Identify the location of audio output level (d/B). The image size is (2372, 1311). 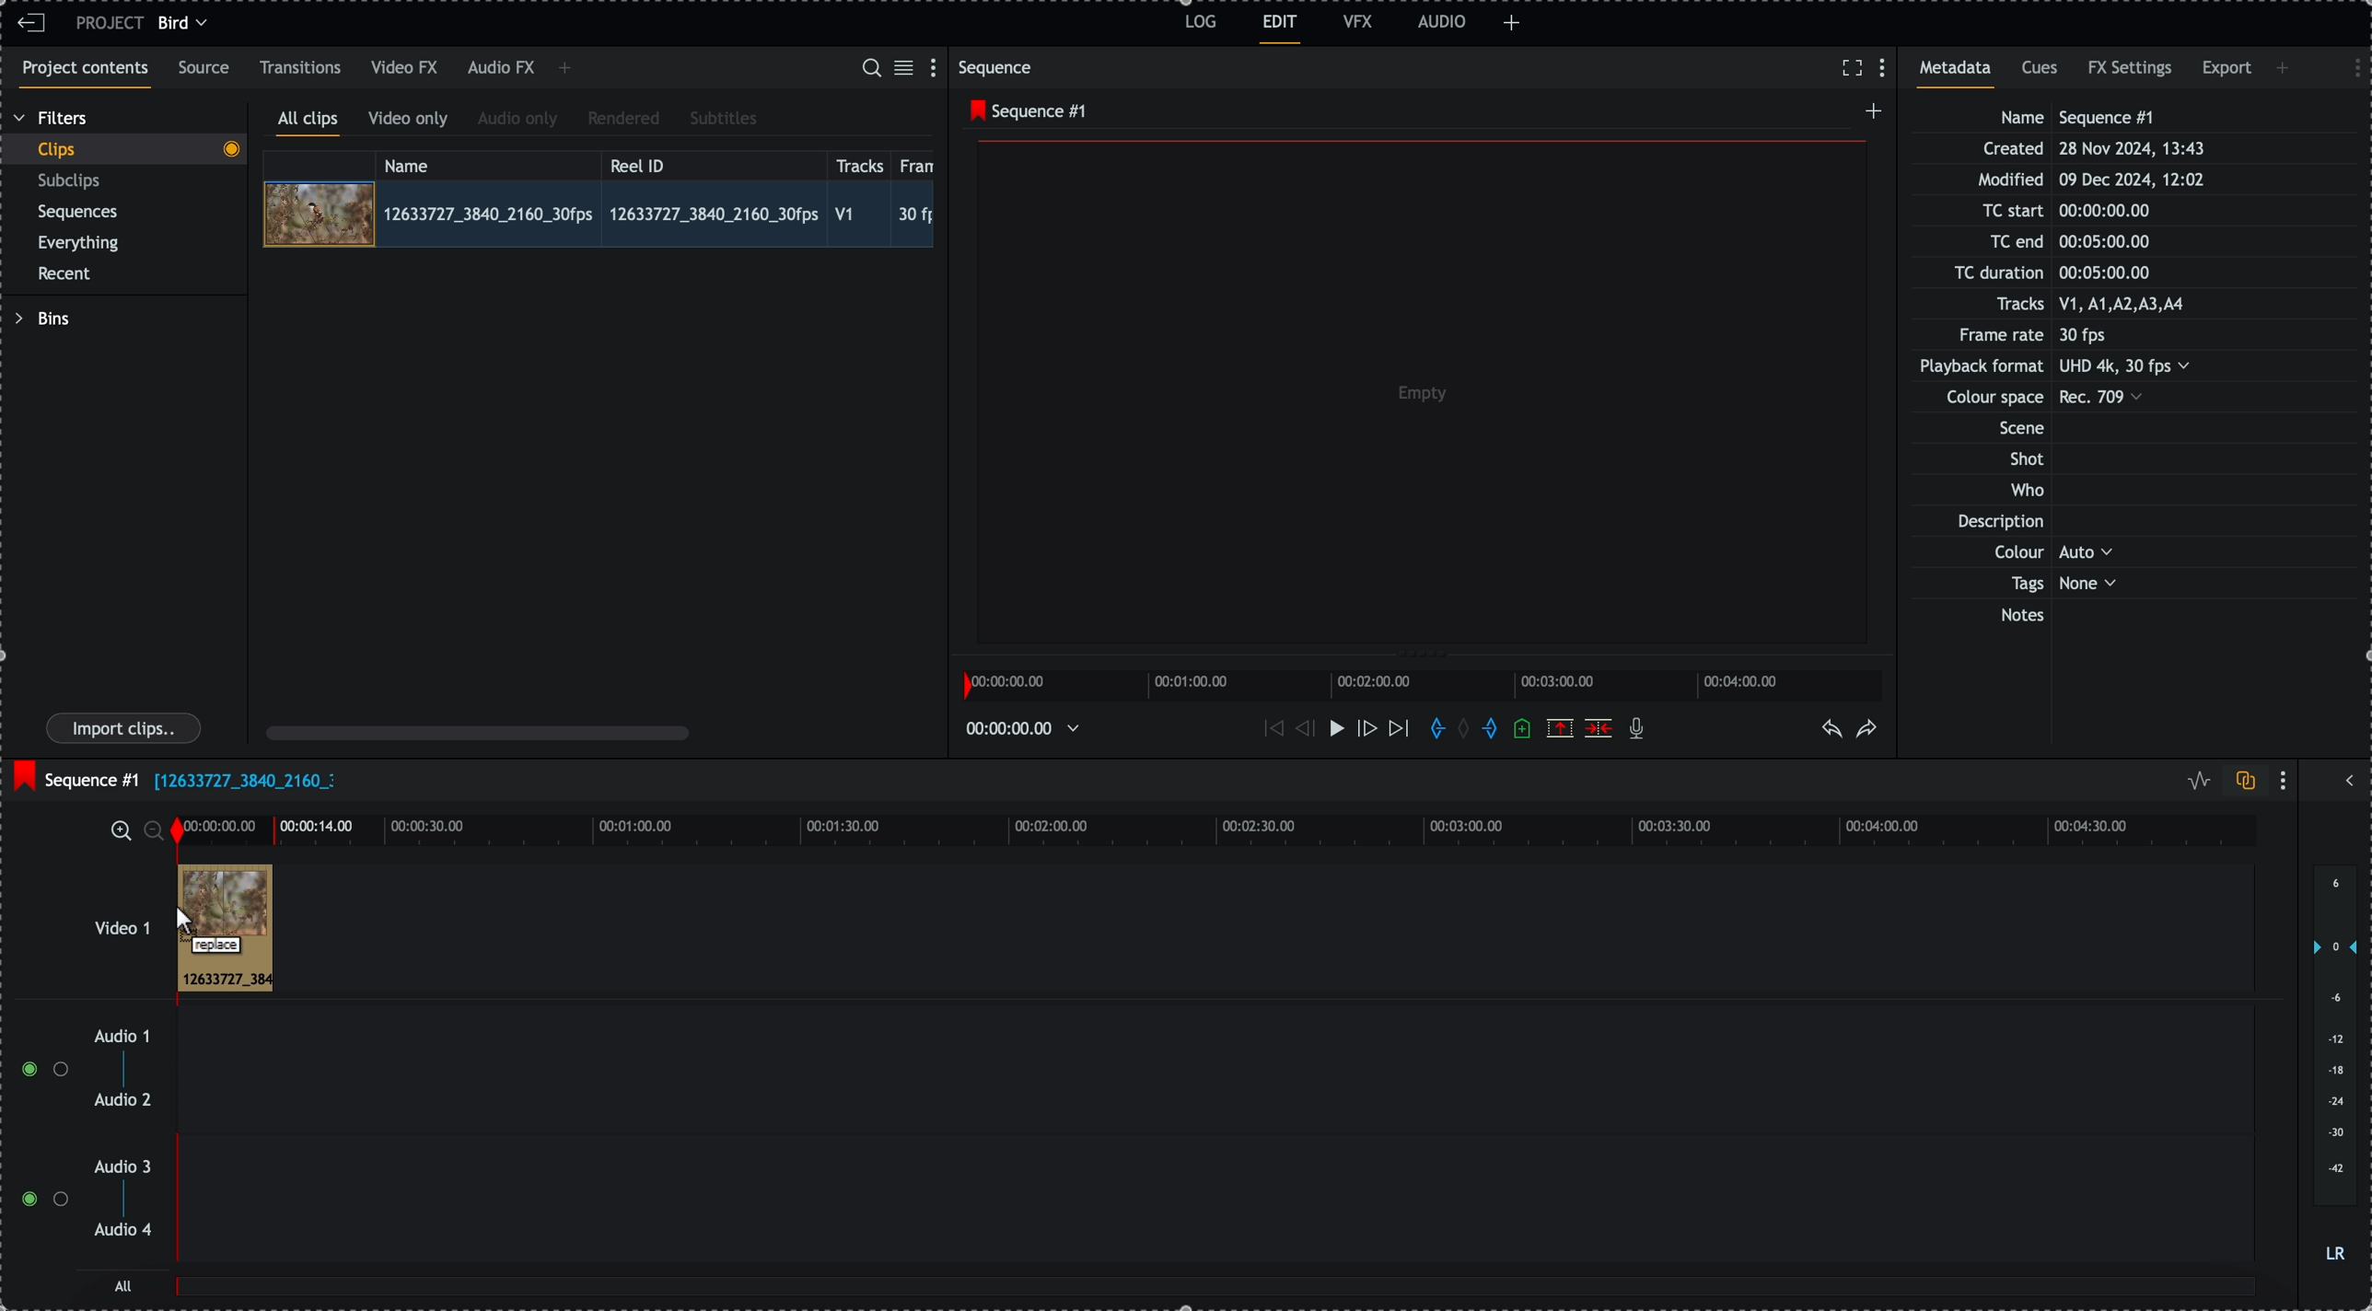
(2333, 1065).